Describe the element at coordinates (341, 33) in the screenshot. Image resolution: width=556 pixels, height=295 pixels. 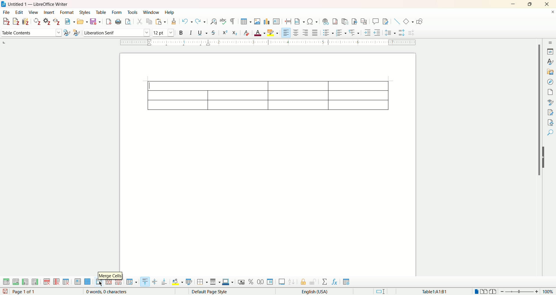
I see `ordered list` at that location.